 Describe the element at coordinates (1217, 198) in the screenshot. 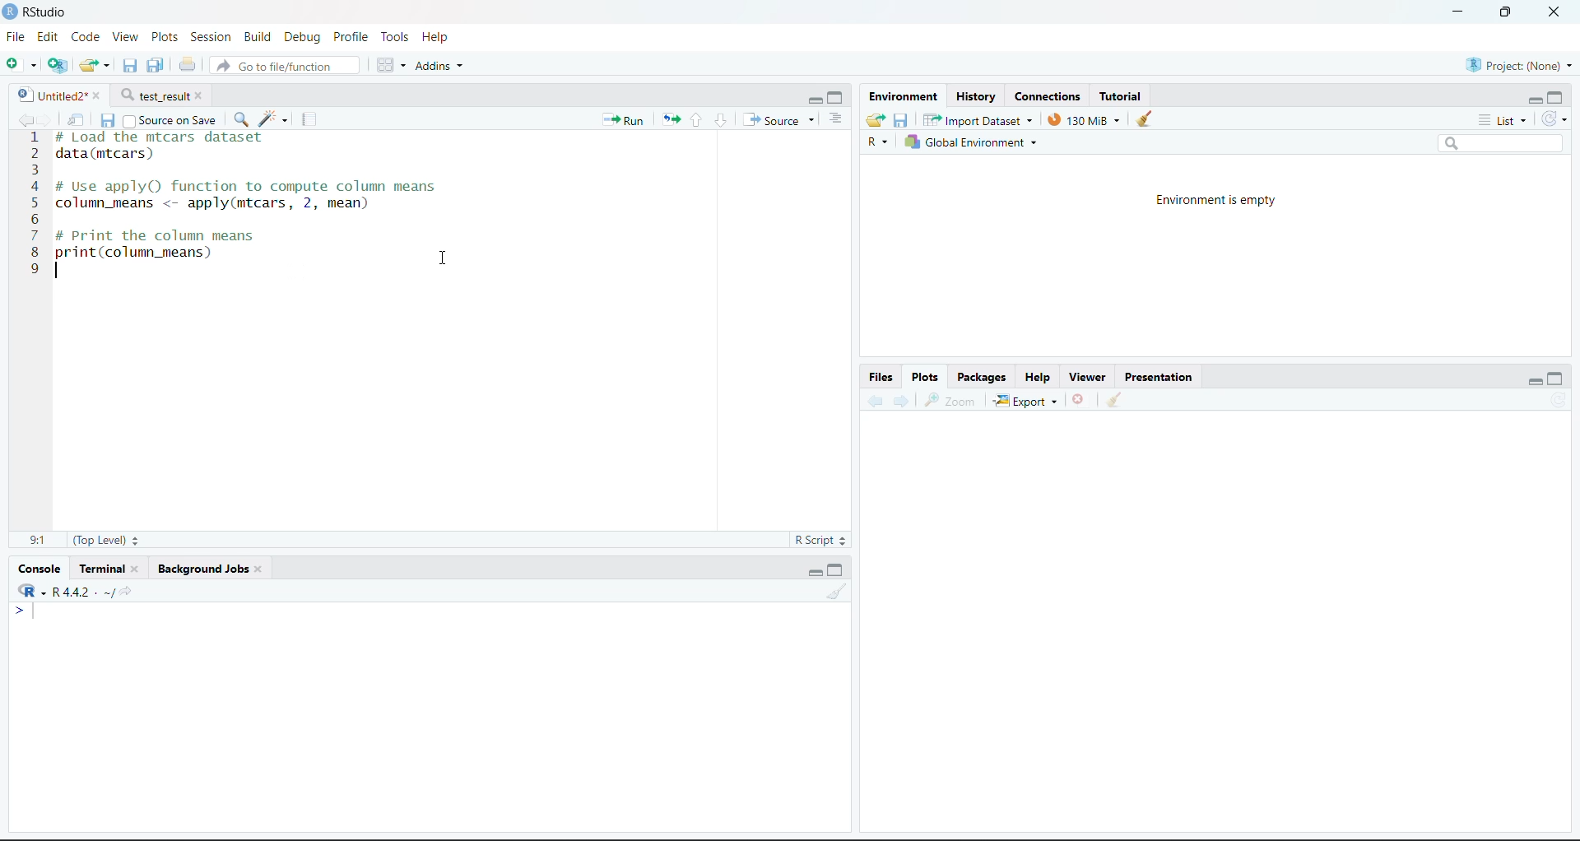

I see `Environment is empty` at that location.